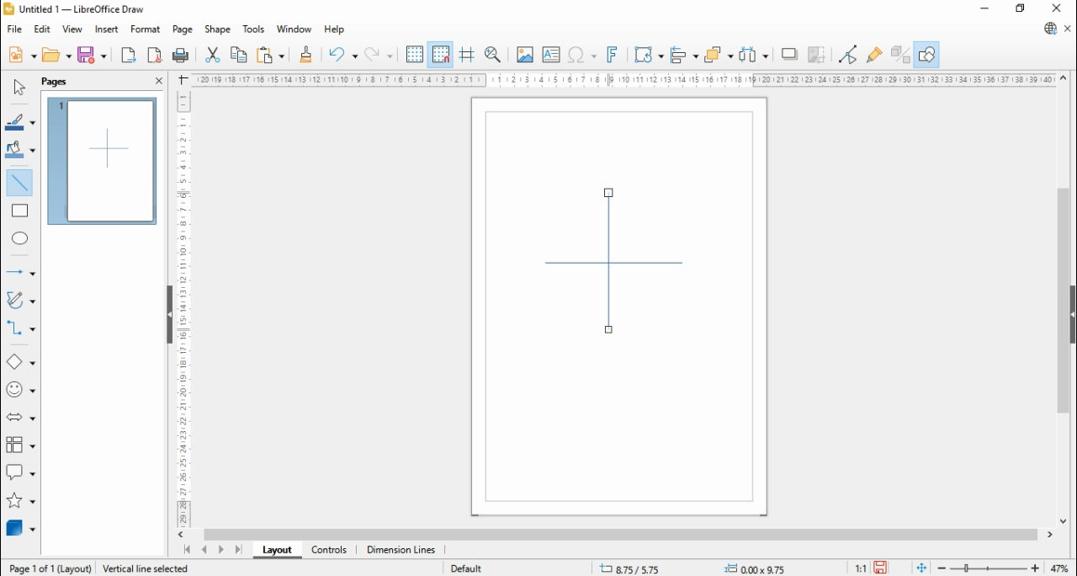 The height and width of the screenshot is (576, 1077). Describe the element at coordinates (156, 56) in the screenshot. I see `export as pdf` at that location.